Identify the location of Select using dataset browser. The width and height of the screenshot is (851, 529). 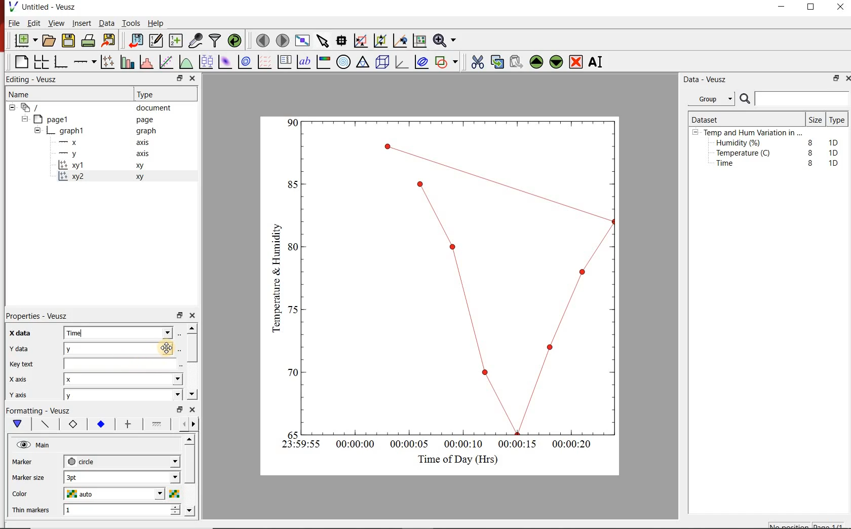
(183, 333).